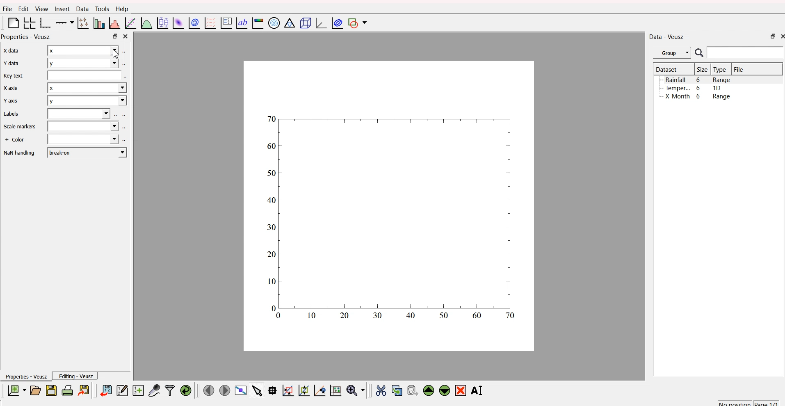  What do you see at coordinates (146, 23) in the screenshot?
I see `plot function` at bounding box center [146, 23].